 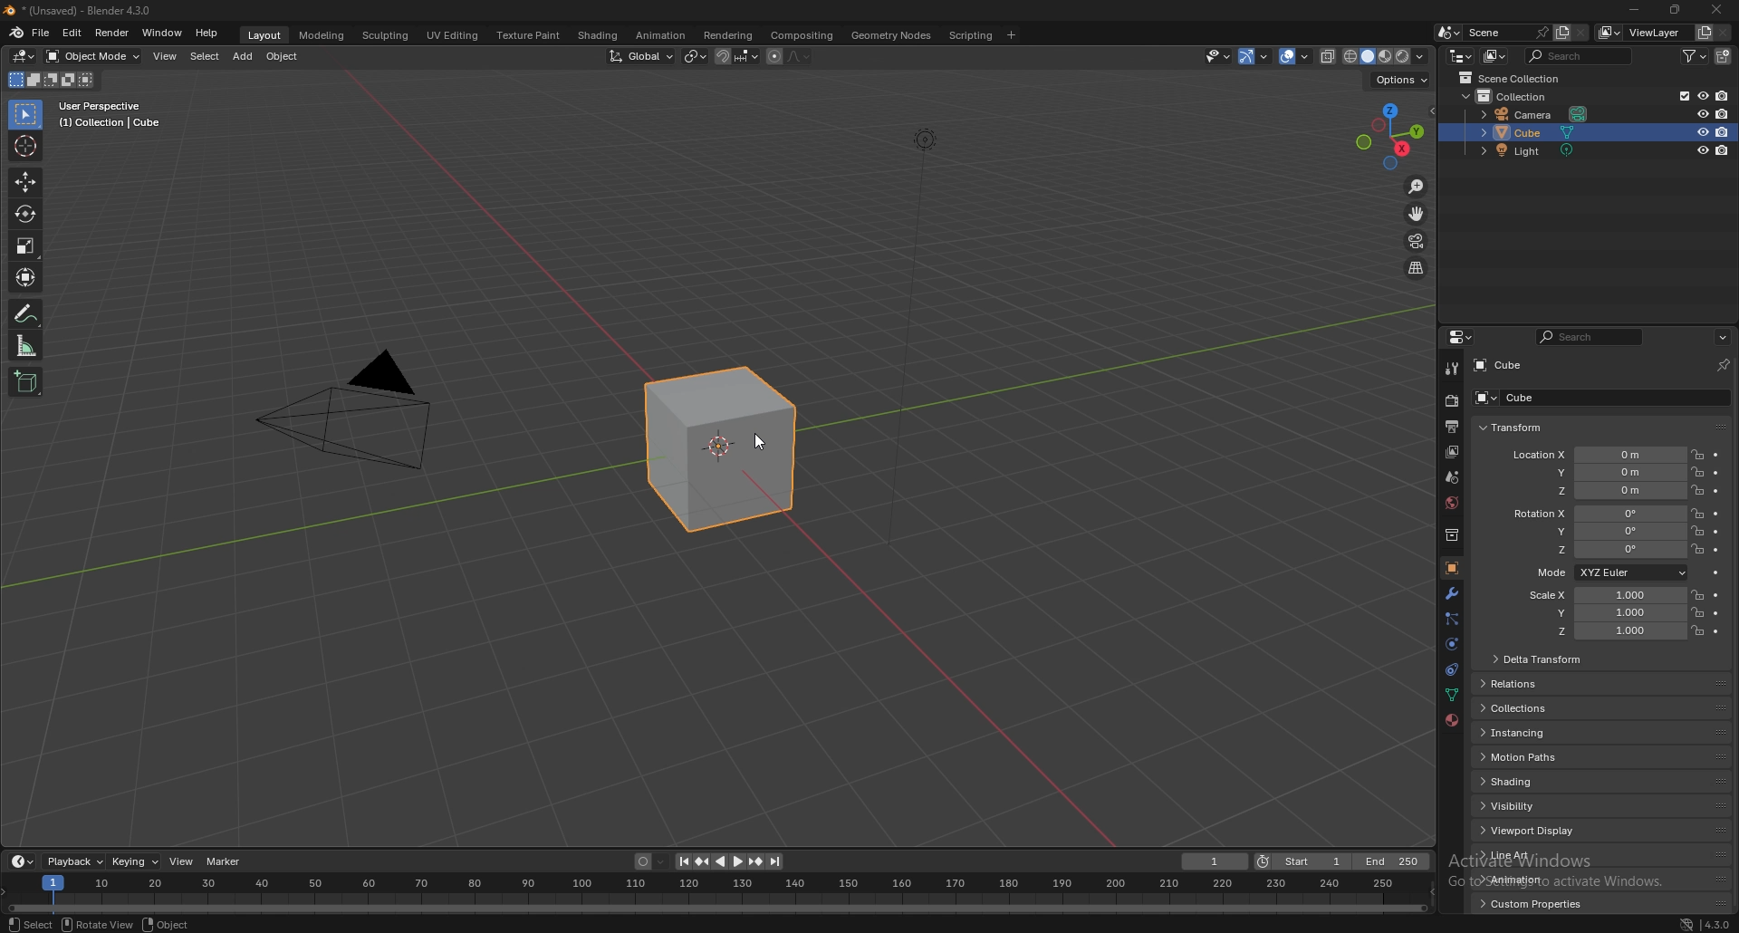 I want to click on move, so click(x=24, y=182).